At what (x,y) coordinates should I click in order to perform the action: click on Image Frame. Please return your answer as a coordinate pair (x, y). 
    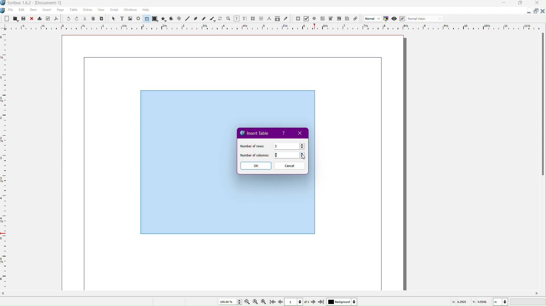
    Looking at the image, I should click on (130, 18).